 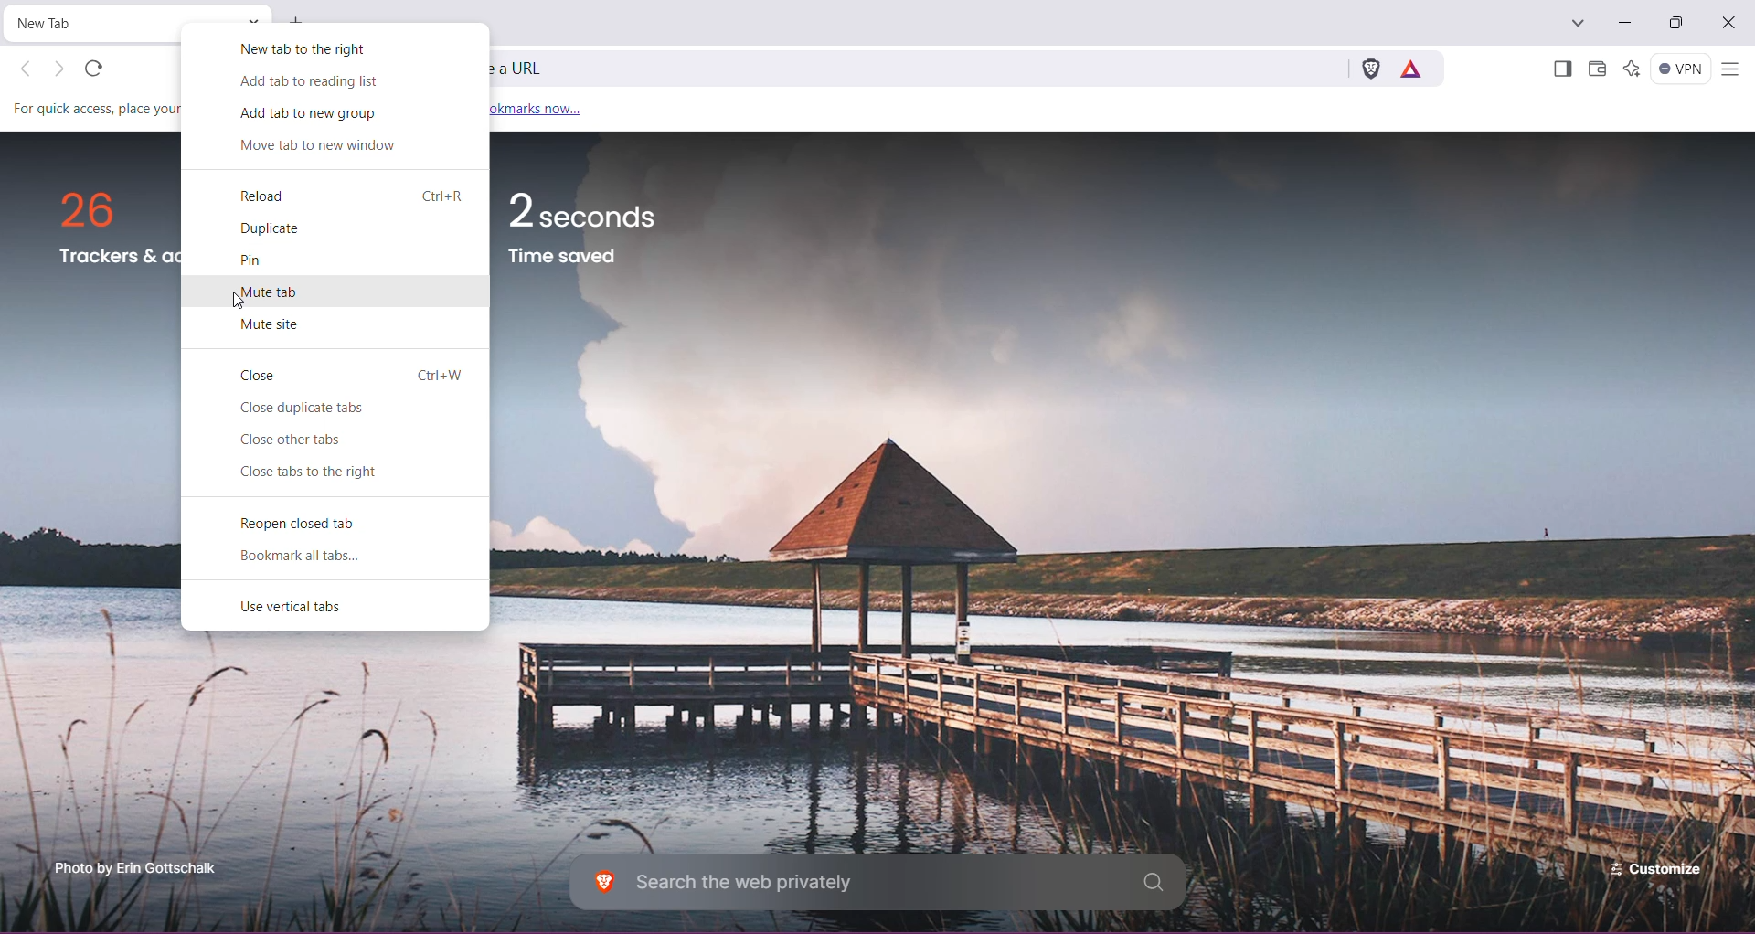 What do you see at coordinates (1373, 69) in the screenshot?
I see `Brave Shields` at bounding box center [1373, 69].